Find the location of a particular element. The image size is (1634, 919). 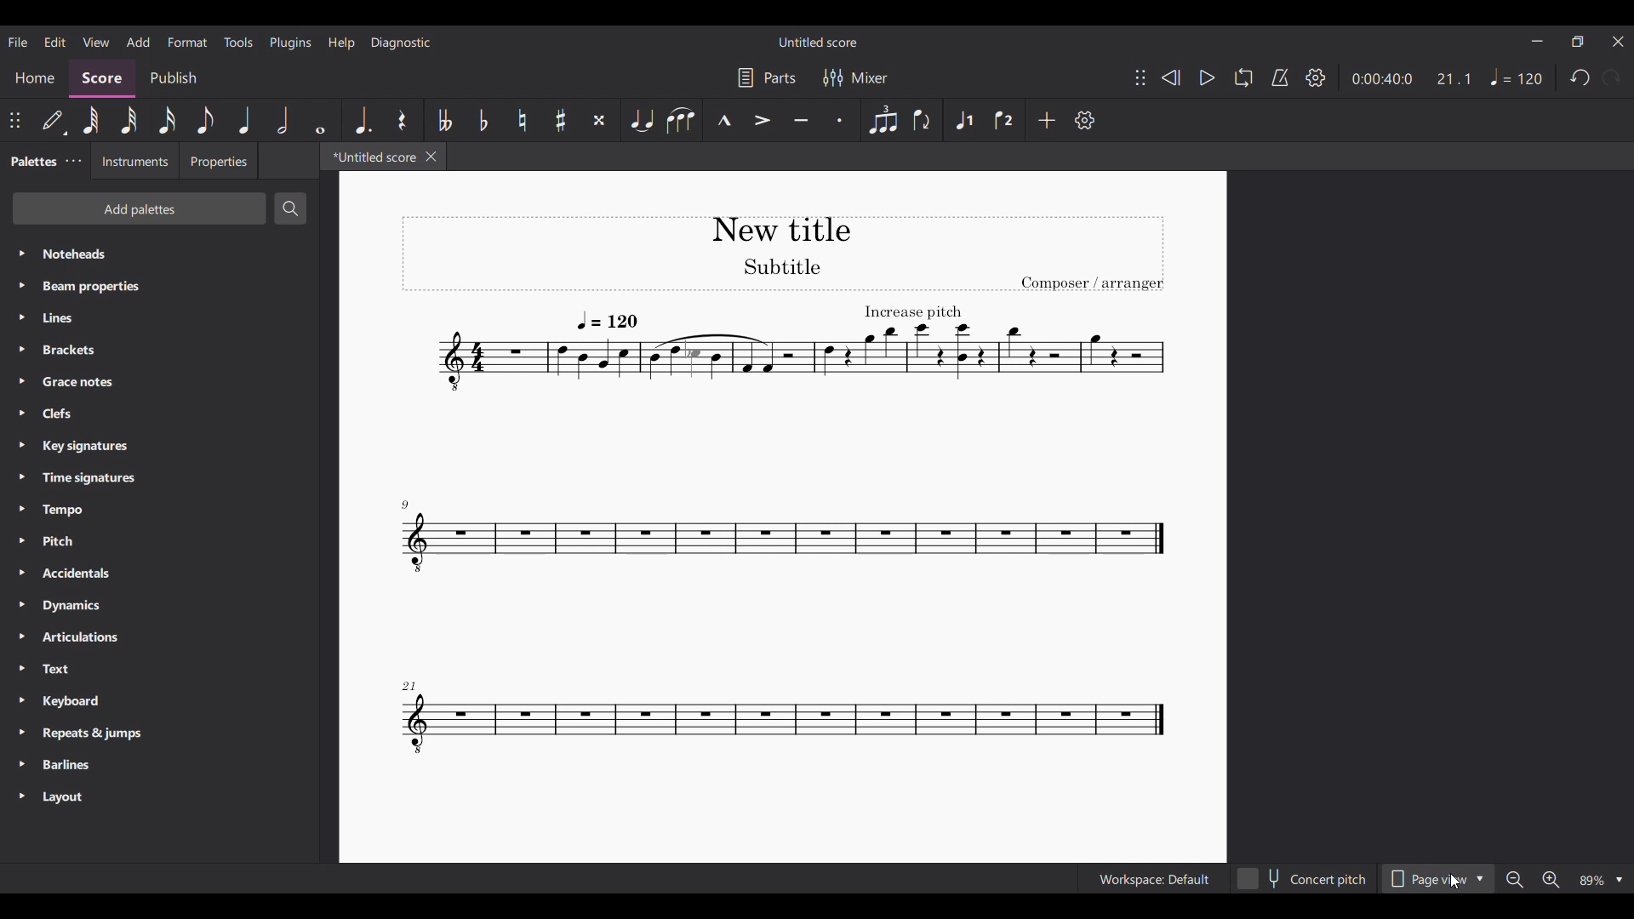

Tenuto is located at coordinates (802, 120).